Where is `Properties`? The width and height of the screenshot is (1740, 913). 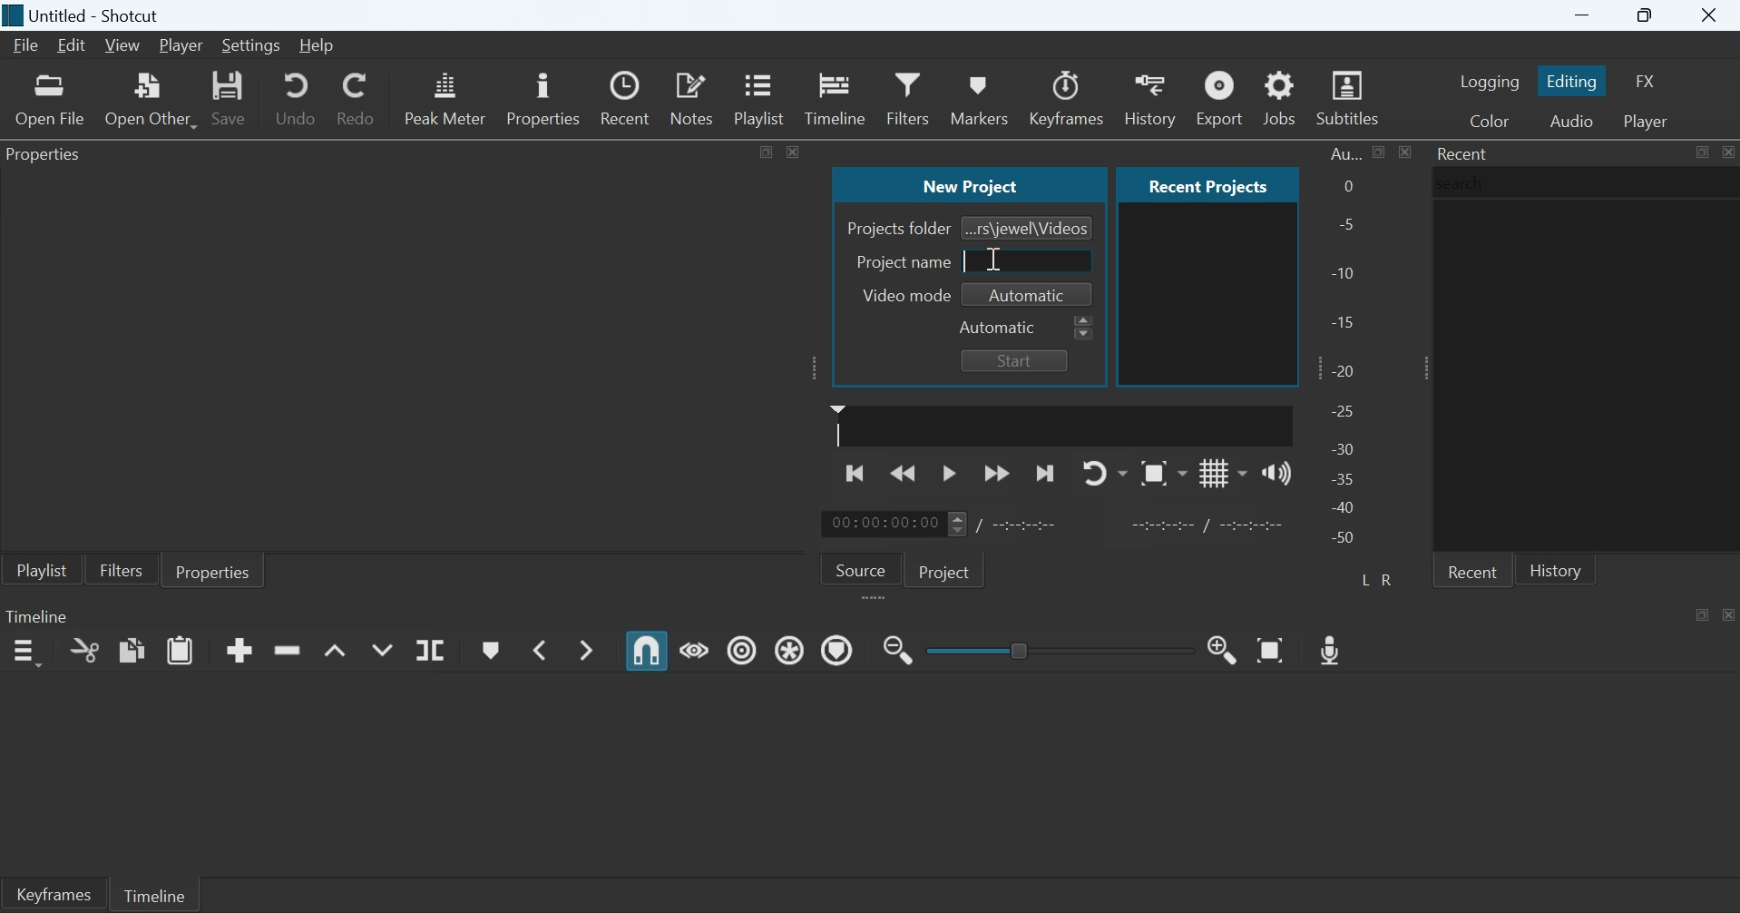 Properties is located at coordinates (213, 570).